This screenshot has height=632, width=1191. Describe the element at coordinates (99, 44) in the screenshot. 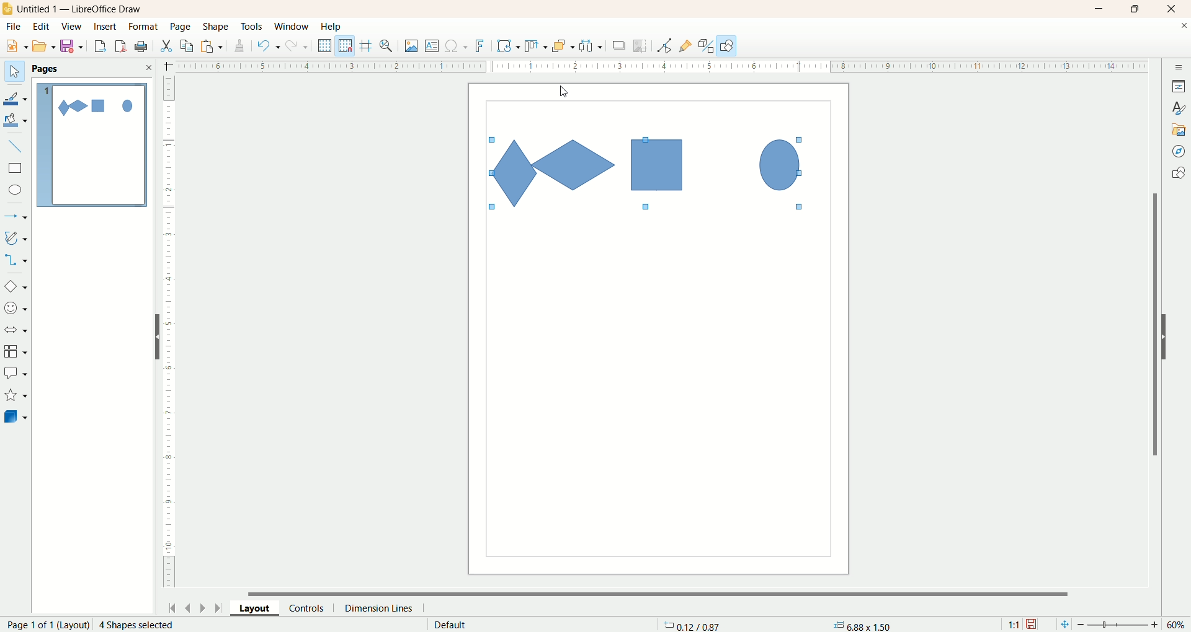

I see `export` at that location.